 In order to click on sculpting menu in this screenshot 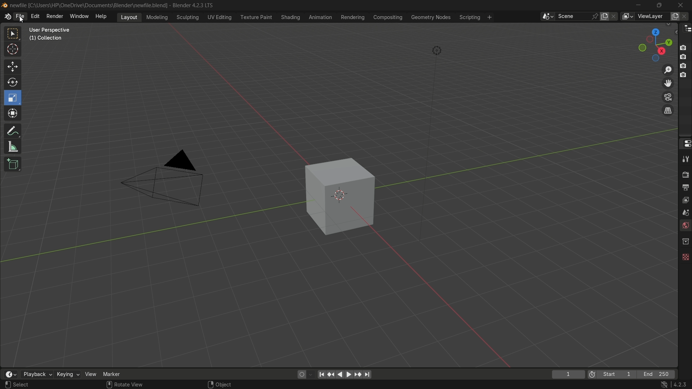, I will do `click(186, 17)`.